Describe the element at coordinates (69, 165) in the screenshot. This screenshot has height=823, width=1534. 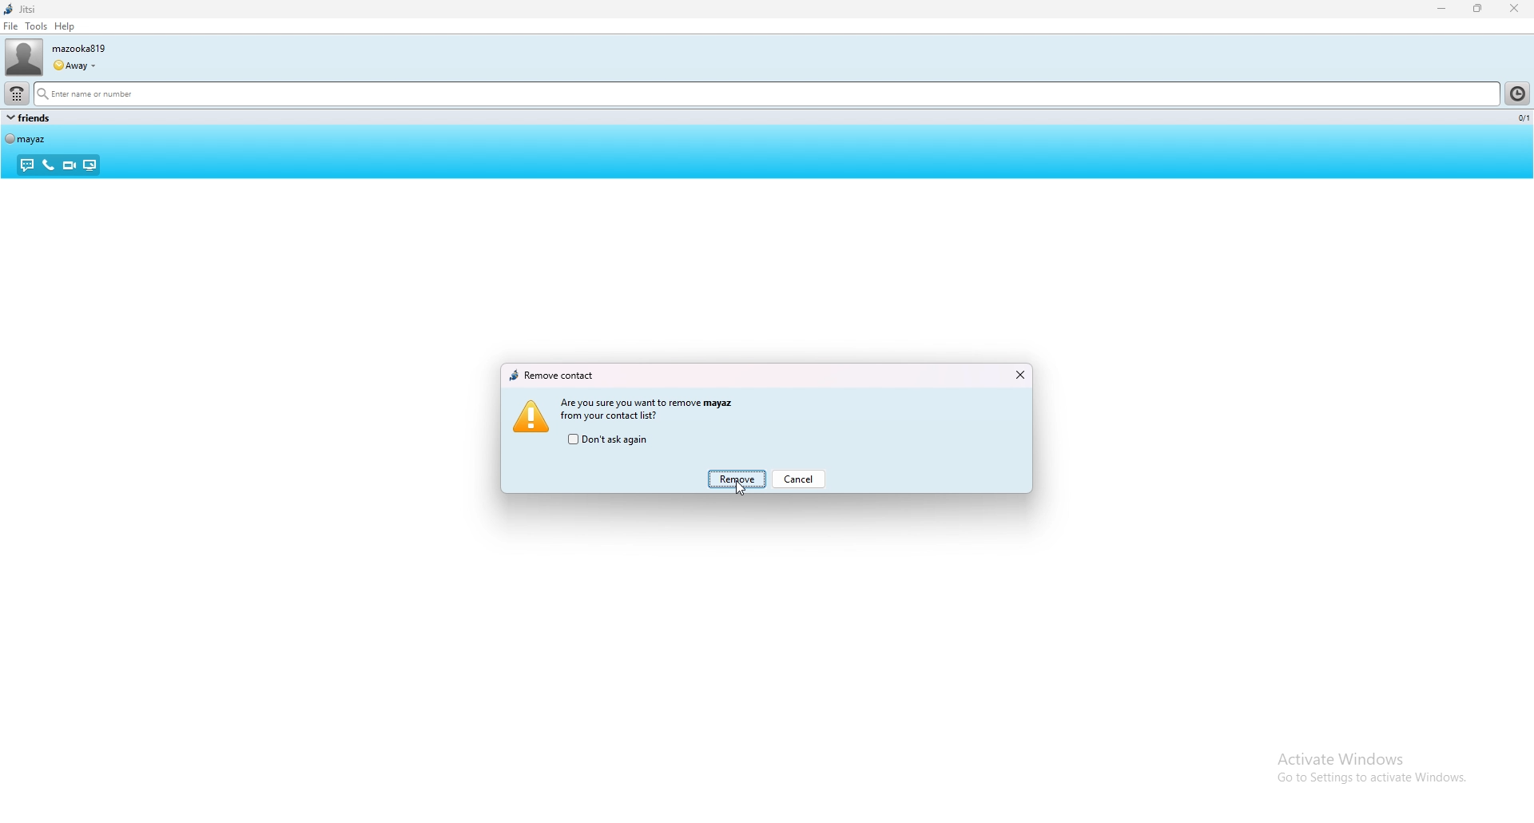
I see `video call` at that location.